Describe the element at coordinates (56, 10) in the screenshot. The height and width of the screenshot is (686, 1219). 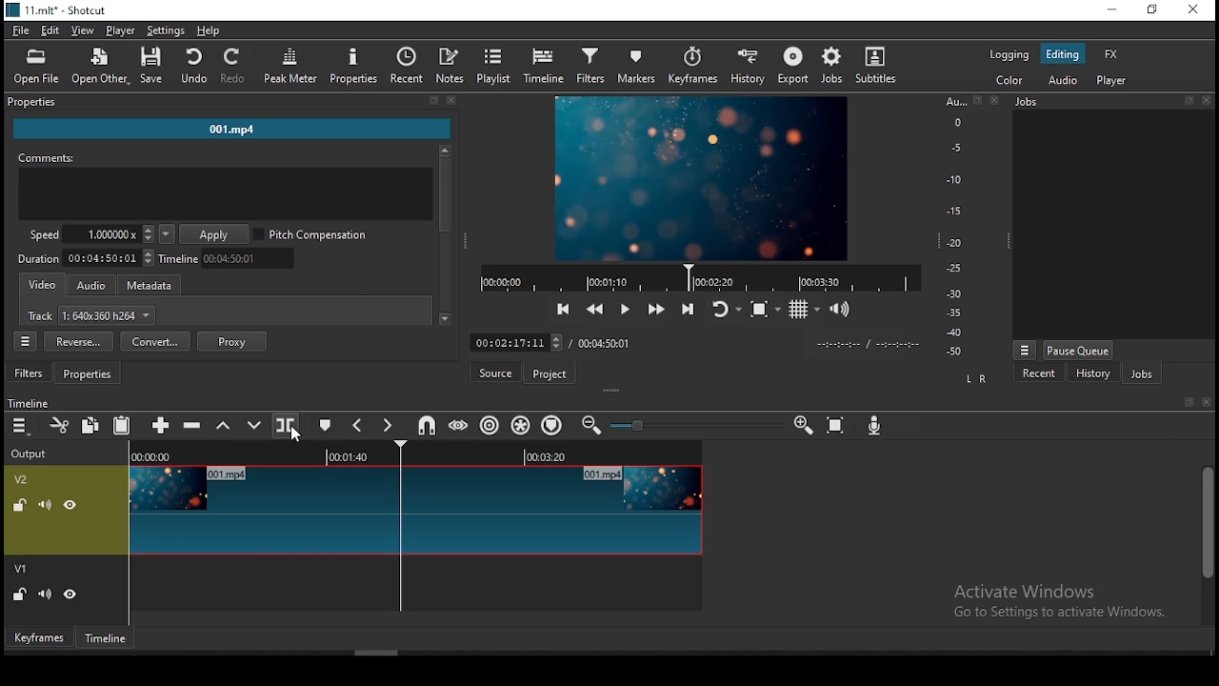
I see `11.mlt* . Shotcut` at that location.